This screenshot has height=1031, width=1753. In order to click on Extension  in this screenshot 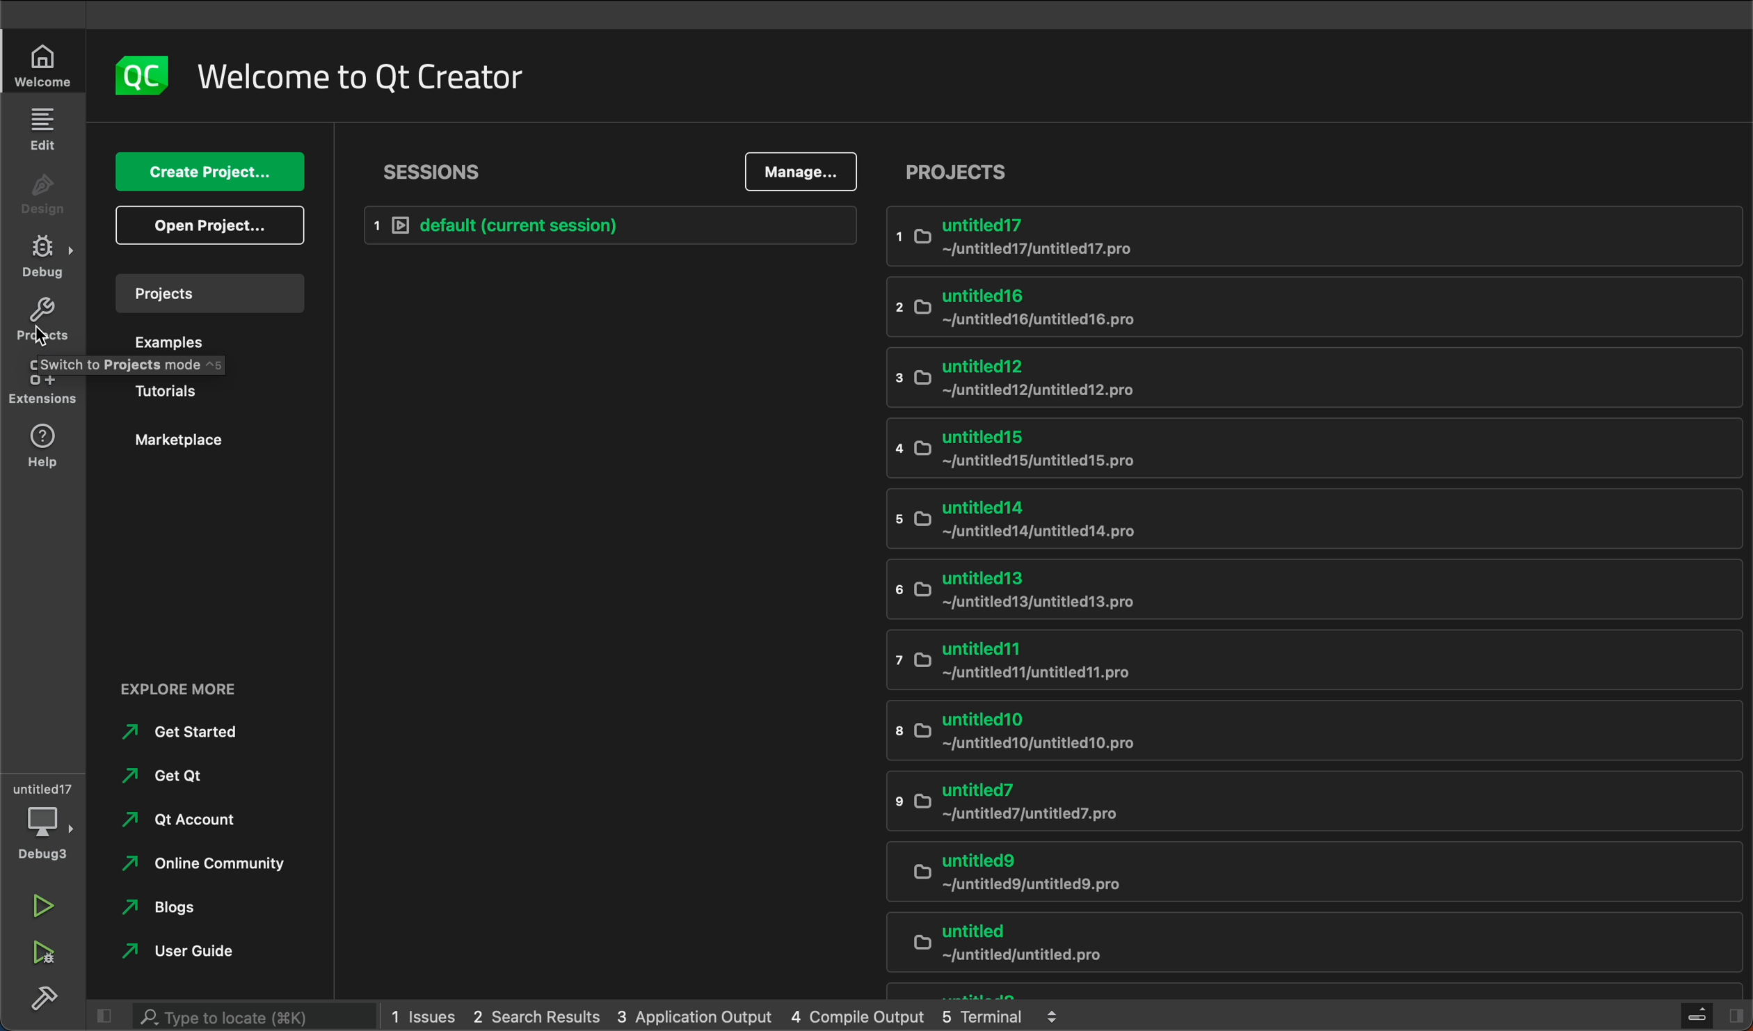, I will do `click(41, 381)`.